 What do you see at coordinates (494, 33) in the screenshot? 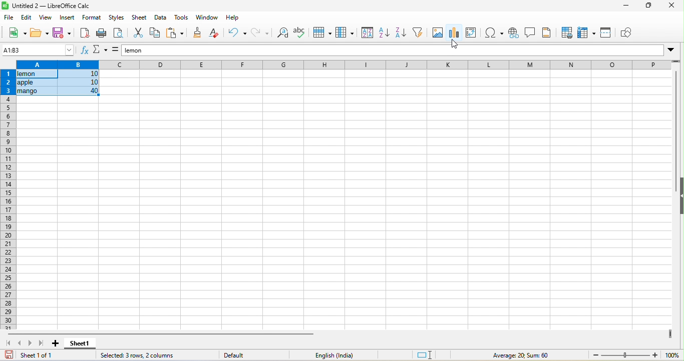
I see `special character` at bounding box center [494, 33].